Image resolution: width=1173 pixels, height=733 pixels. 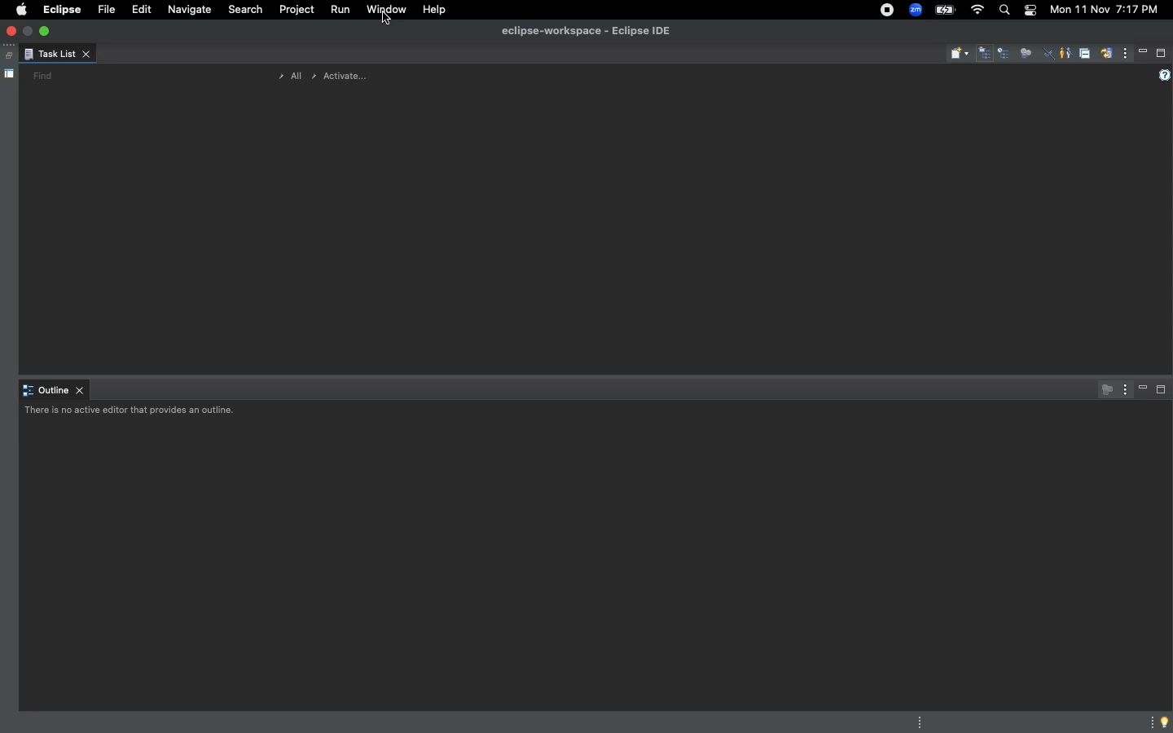 What do you see at coordinates (1149, 721) in the screenshot?
I see `more` at bounding box center [1149, 721].